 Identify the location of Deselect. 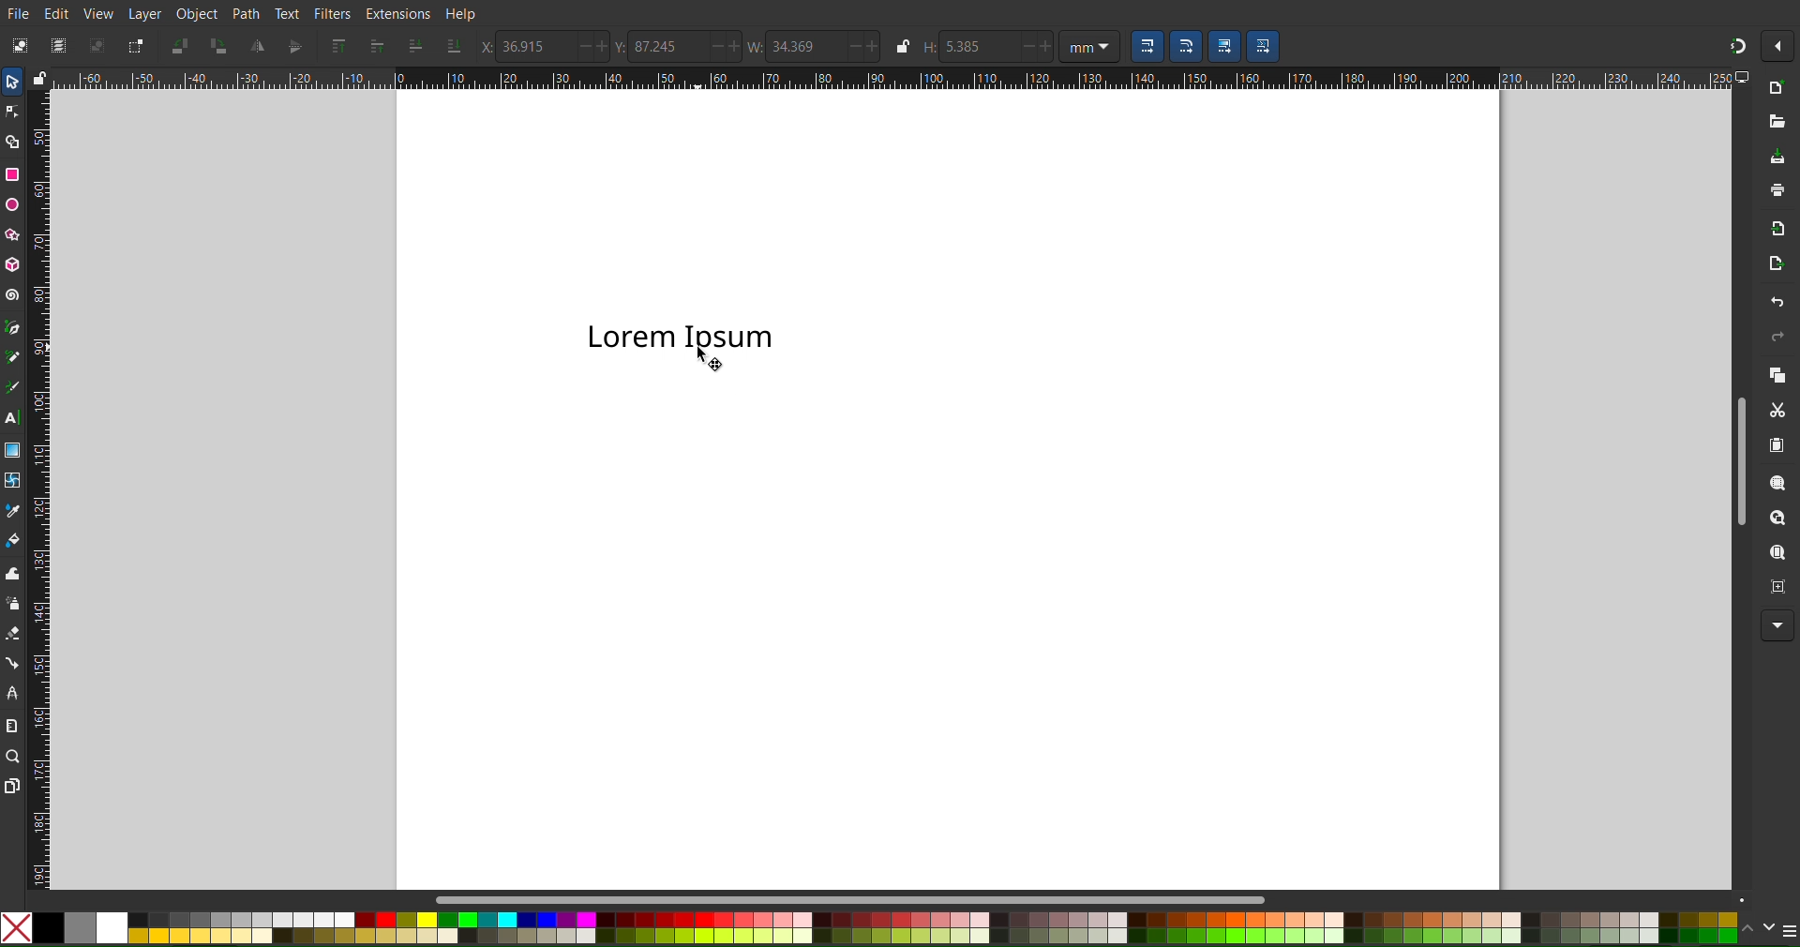
(97, 45).